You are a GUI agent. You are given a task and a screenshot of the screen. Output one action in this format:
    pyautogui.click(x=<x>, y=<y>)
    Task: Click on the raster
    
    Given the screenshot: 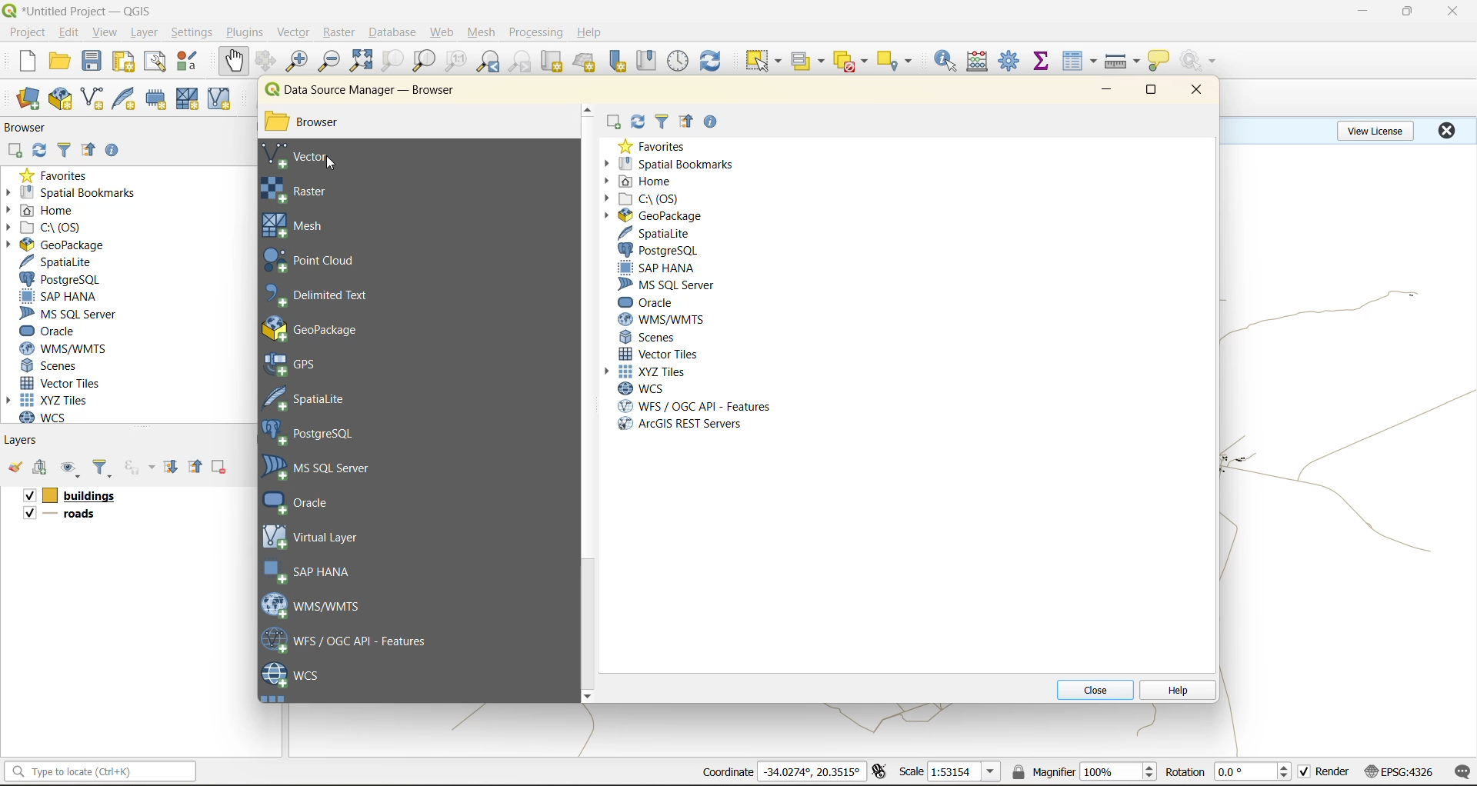 What is the action you would take?
    pyautogui.click(x=340, y=31)
    